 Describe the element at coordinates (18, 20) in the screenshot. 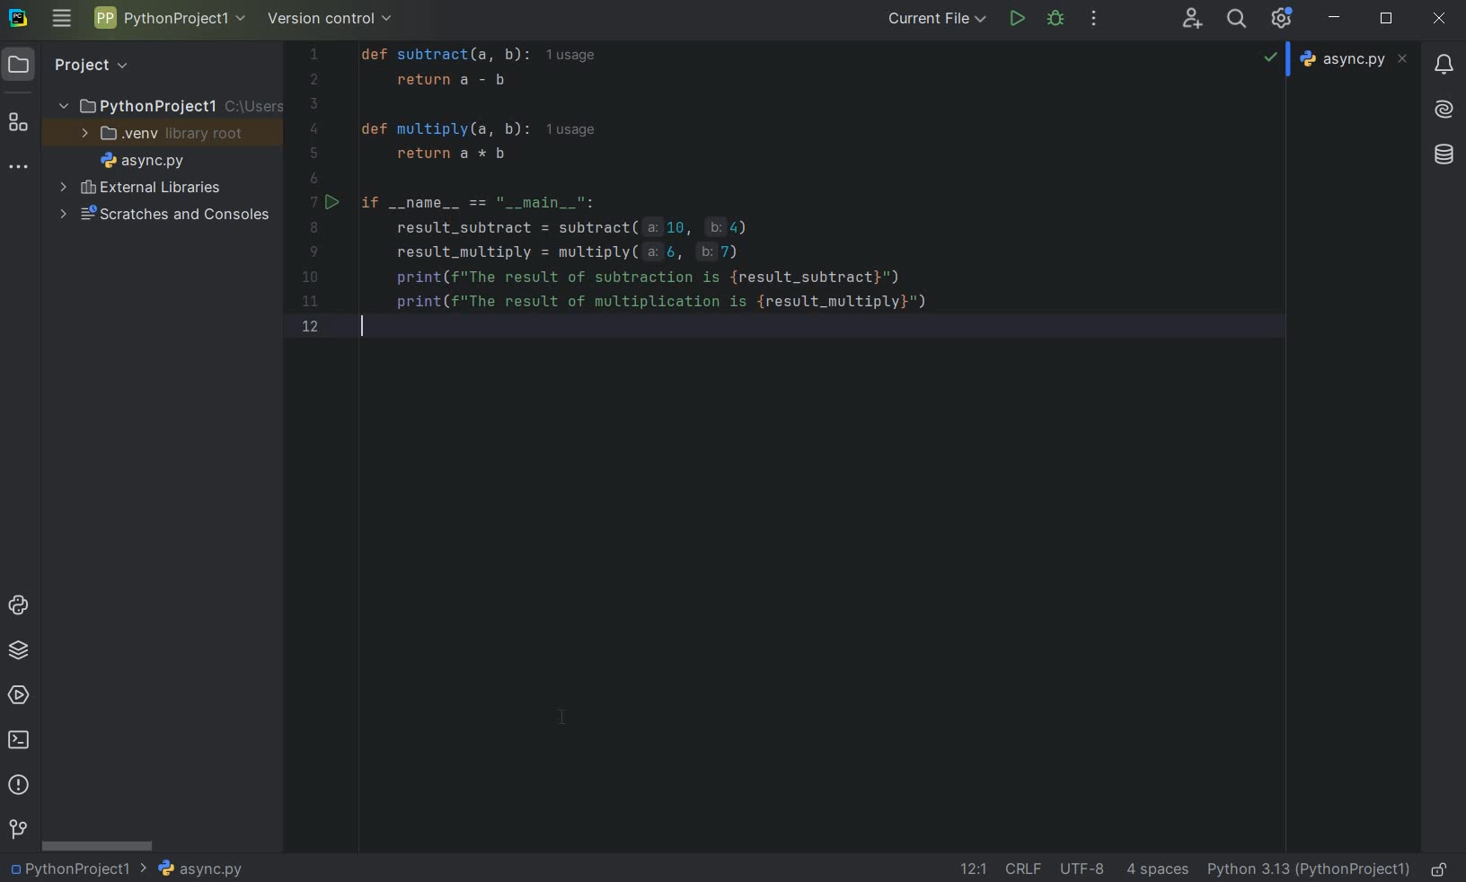

I see `system logo` at that location.